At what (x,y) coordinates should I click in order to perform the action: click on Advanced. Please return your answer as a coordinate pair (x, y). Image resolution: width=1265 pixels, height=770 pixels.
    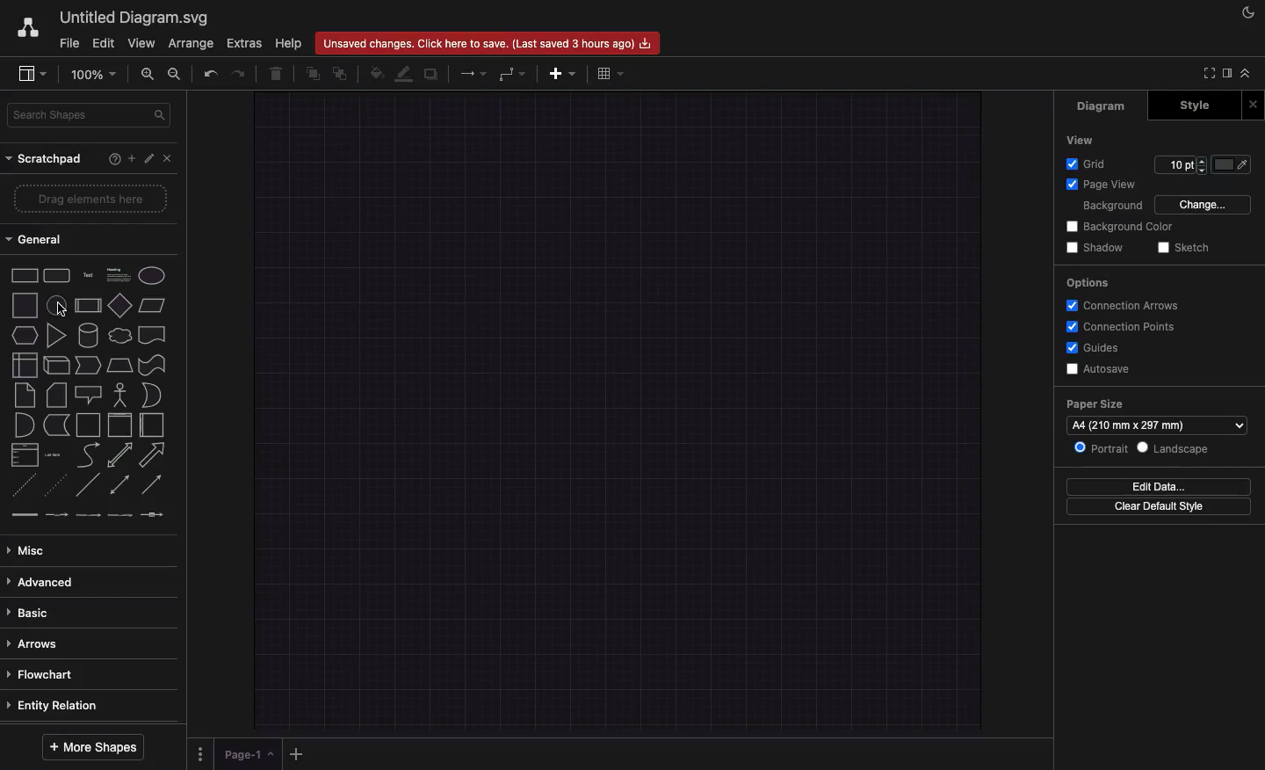
    Looking at the image, I should click on (43, 582).